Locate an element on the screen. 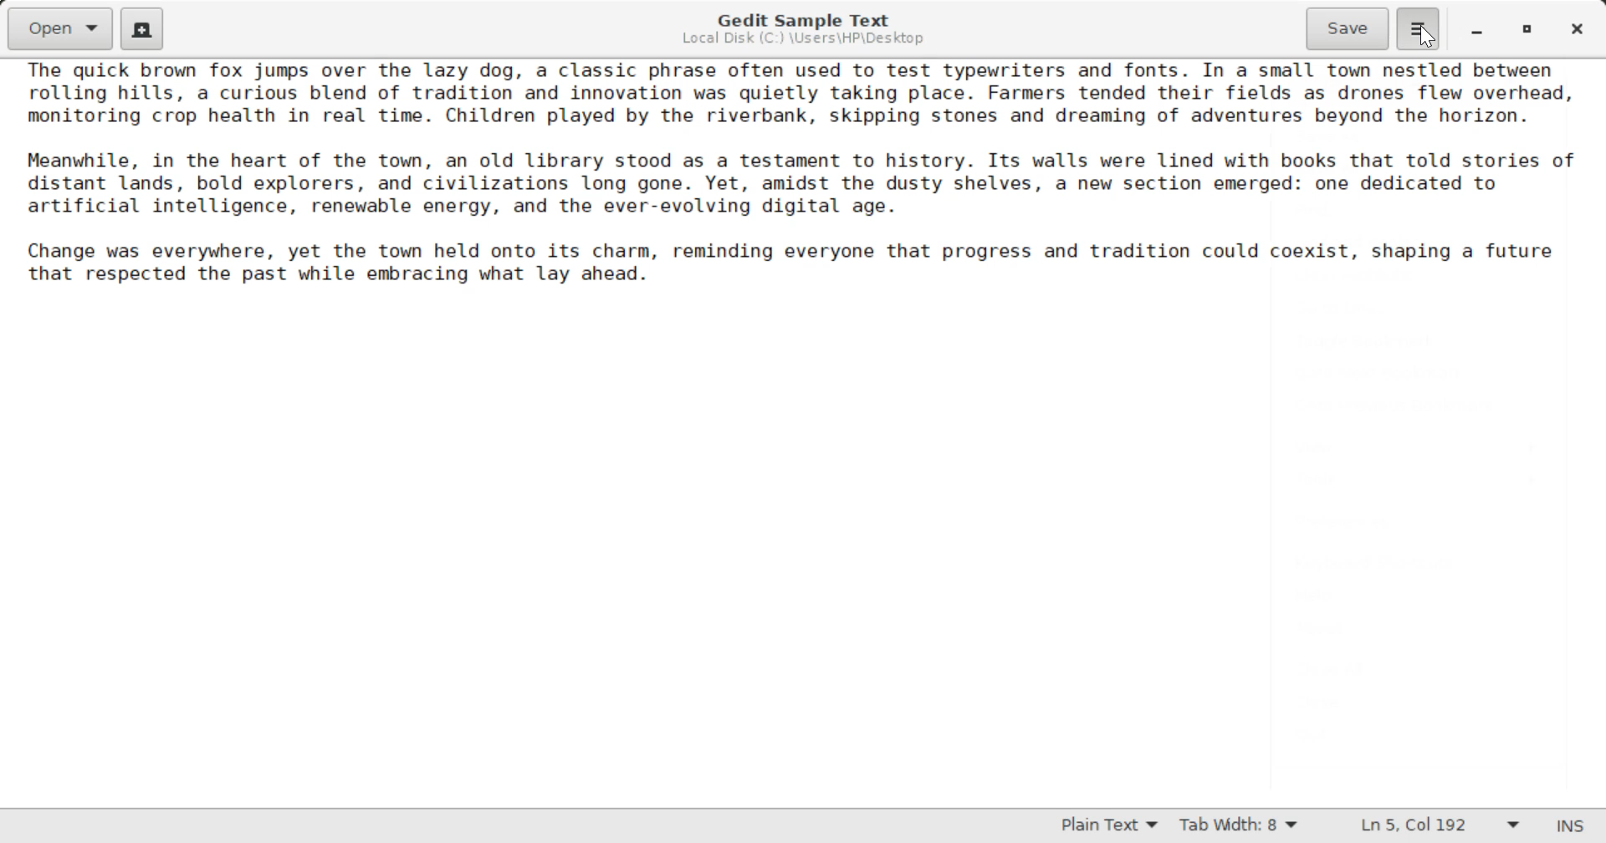 The image size is (1606, 843). The quick brown fox jumps over the lazy dog, a classic phrase often used to test typewriters and fonts. In a small town nestled between
rolling hills, a curious blend of tradition and innovation was quietly taking place. Farmers tended their fields as drones flew overhead,
monitoring crop health in real time. Children played by the riverbank, skipping stones and dreaming of adventures beyond the horizon.
Meanwhile, in the heart of the town, an old library stood as a testament to history. Its walls were lined with books that told stories of
distant lands, bold explorers, and civilizations long gone. Yet, amidst the dusty shelves, a new section emerged: one dedicated to
artificial intelligence, renewable energy, and the ever-evolving digital age.

Change was everywhere, yet the town held onto its charm, reminding everyone that progress and tradition could coexist, shaping a future
that respected the past while embracing what lay ahead. is located at coordinates (801, 173).